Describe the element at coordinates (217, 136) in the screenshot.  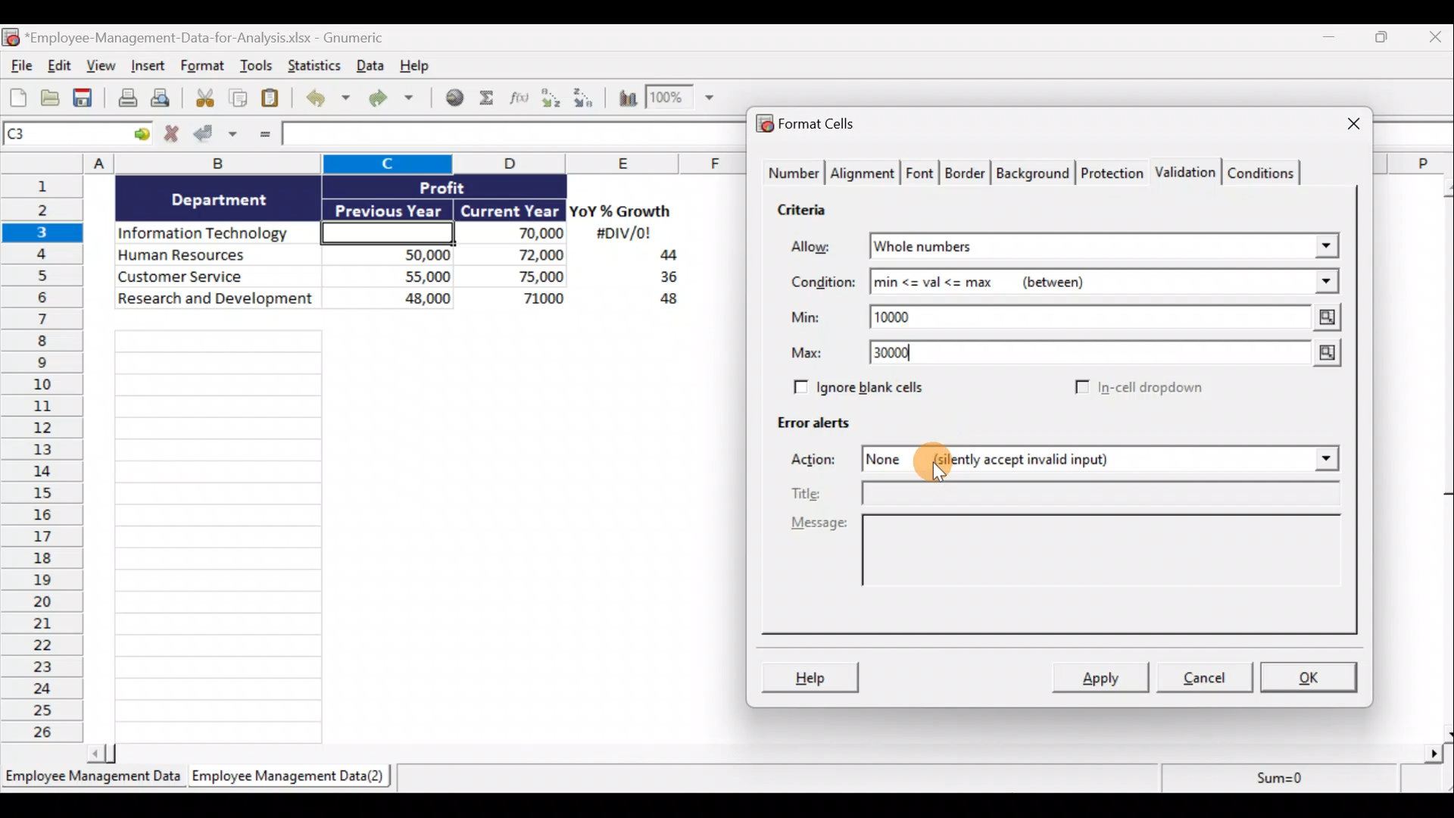
I see `Accept changes` at that location.